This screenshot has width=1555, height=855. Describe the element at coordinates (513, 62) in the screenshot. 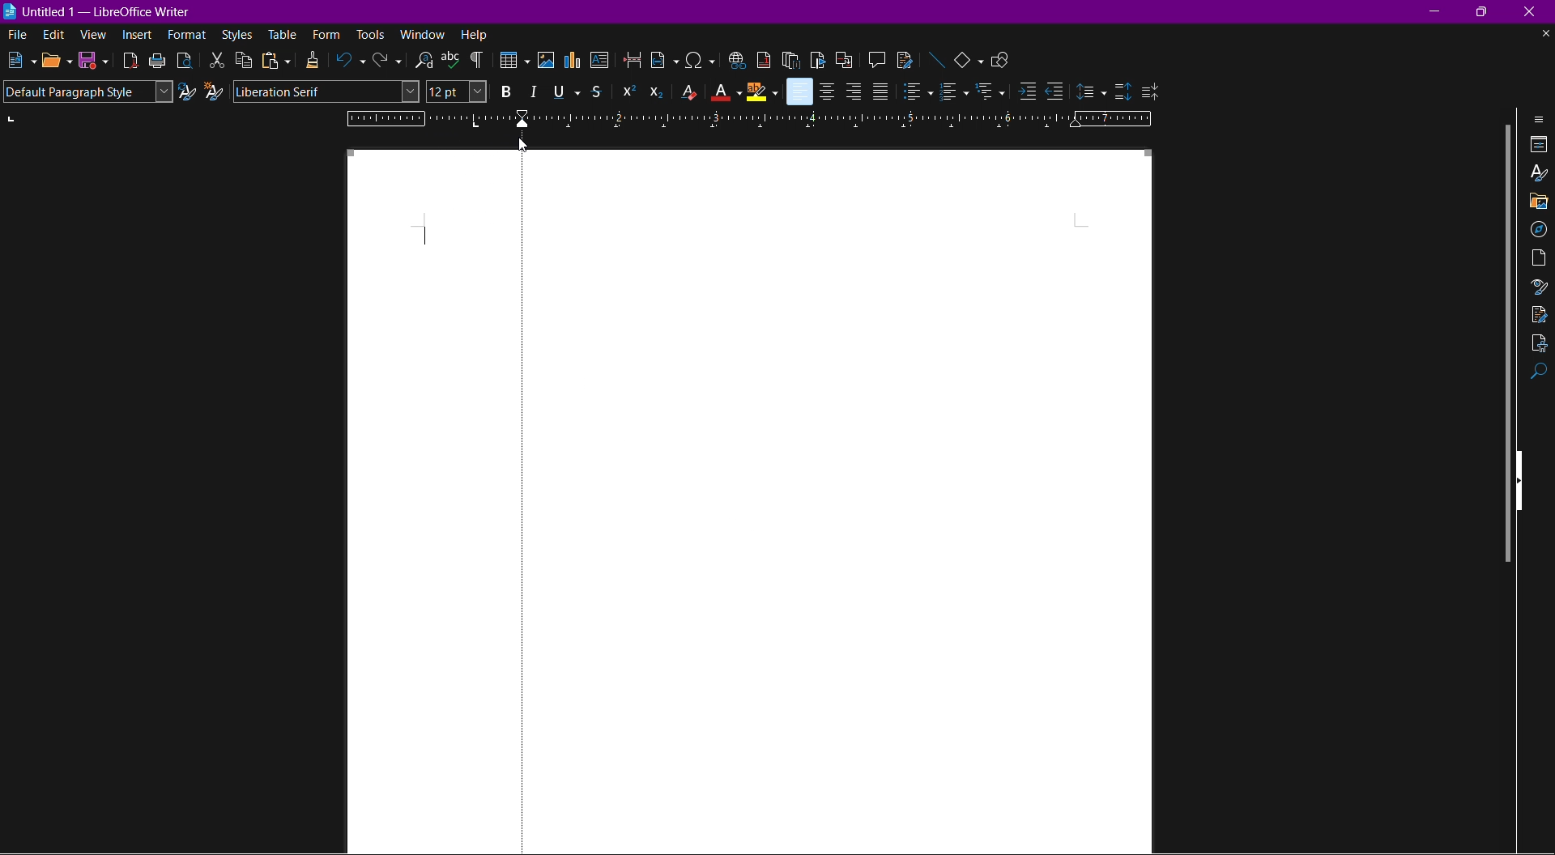

I see `Table` at that location.